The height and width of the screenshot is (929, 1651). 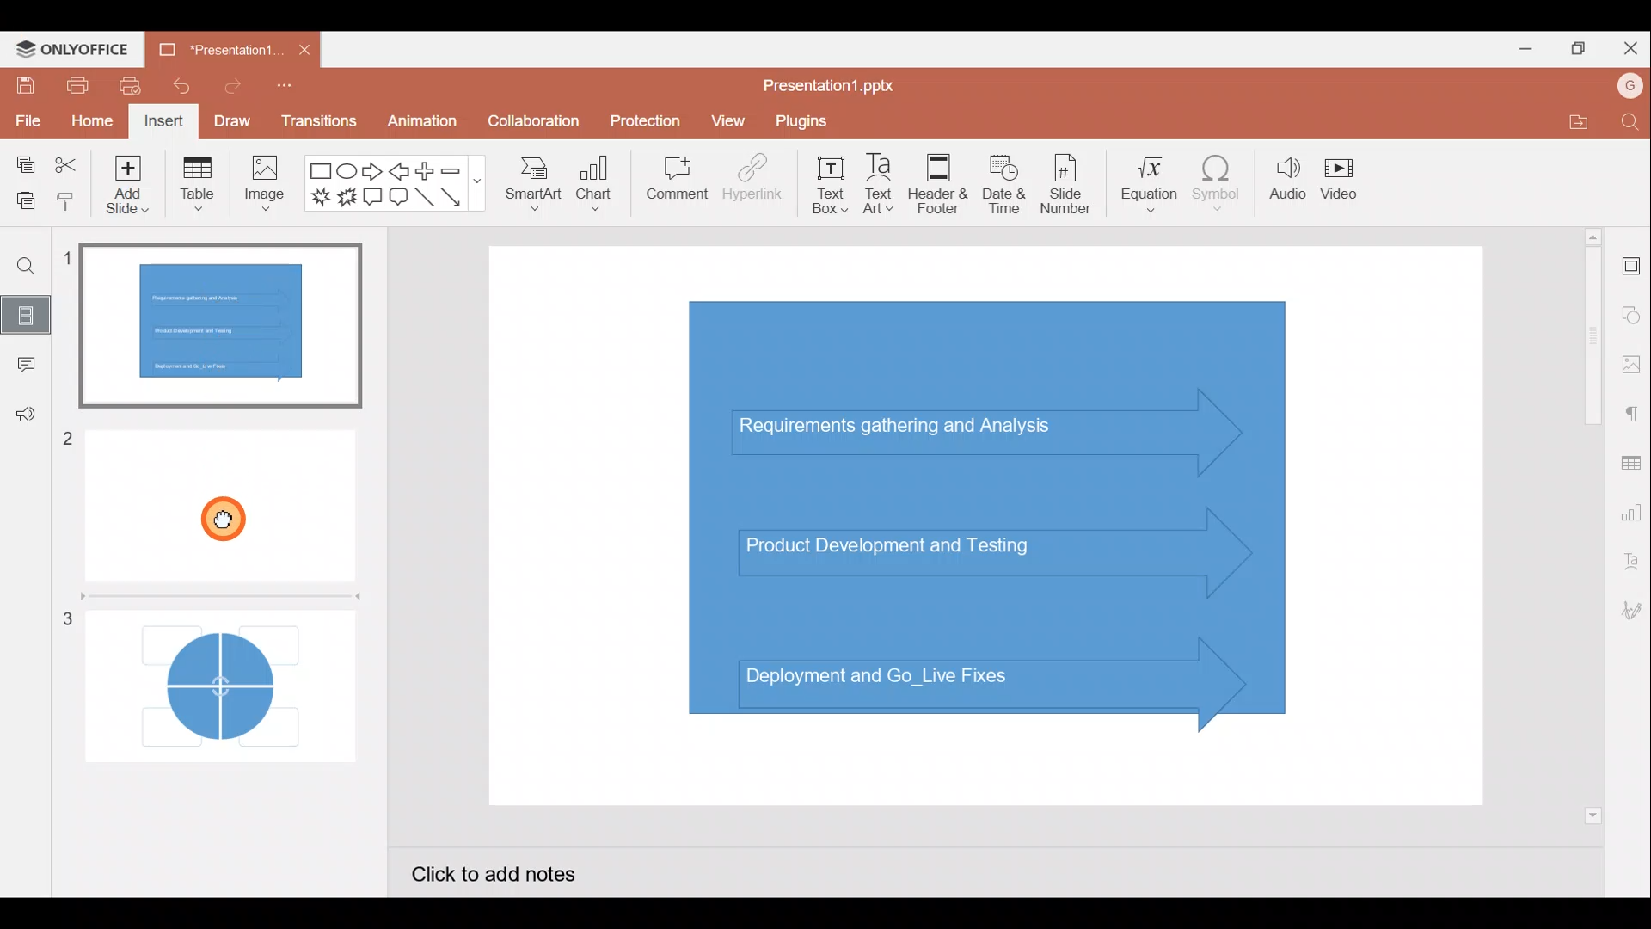 What do you see at coordinates (163, 120) in the screenshot?
I see `Insert` at bounding box center [163, 120].